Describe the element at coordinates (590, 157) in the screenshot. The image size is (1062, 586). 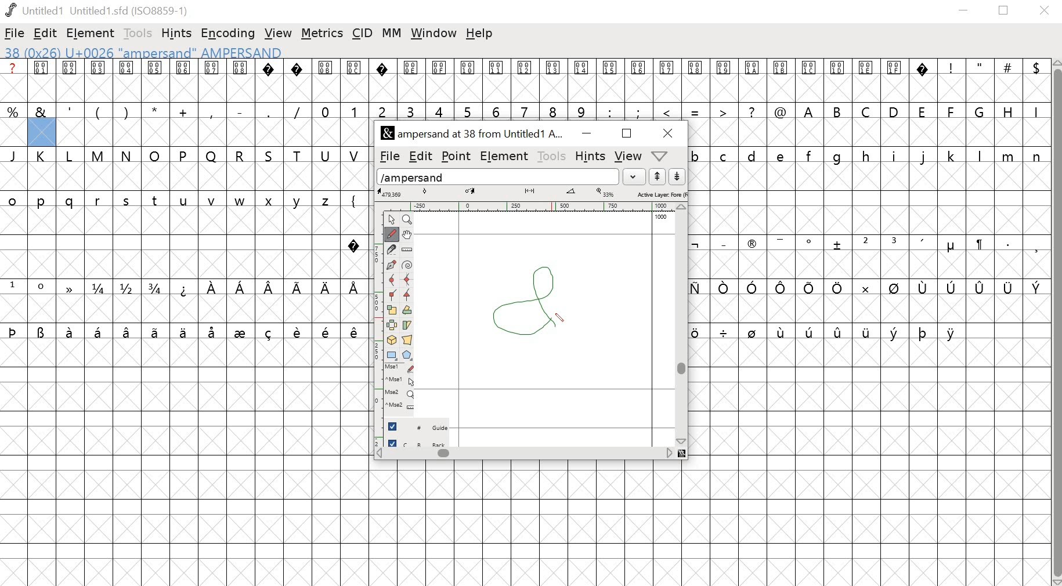
I see `HINTS` at that location.